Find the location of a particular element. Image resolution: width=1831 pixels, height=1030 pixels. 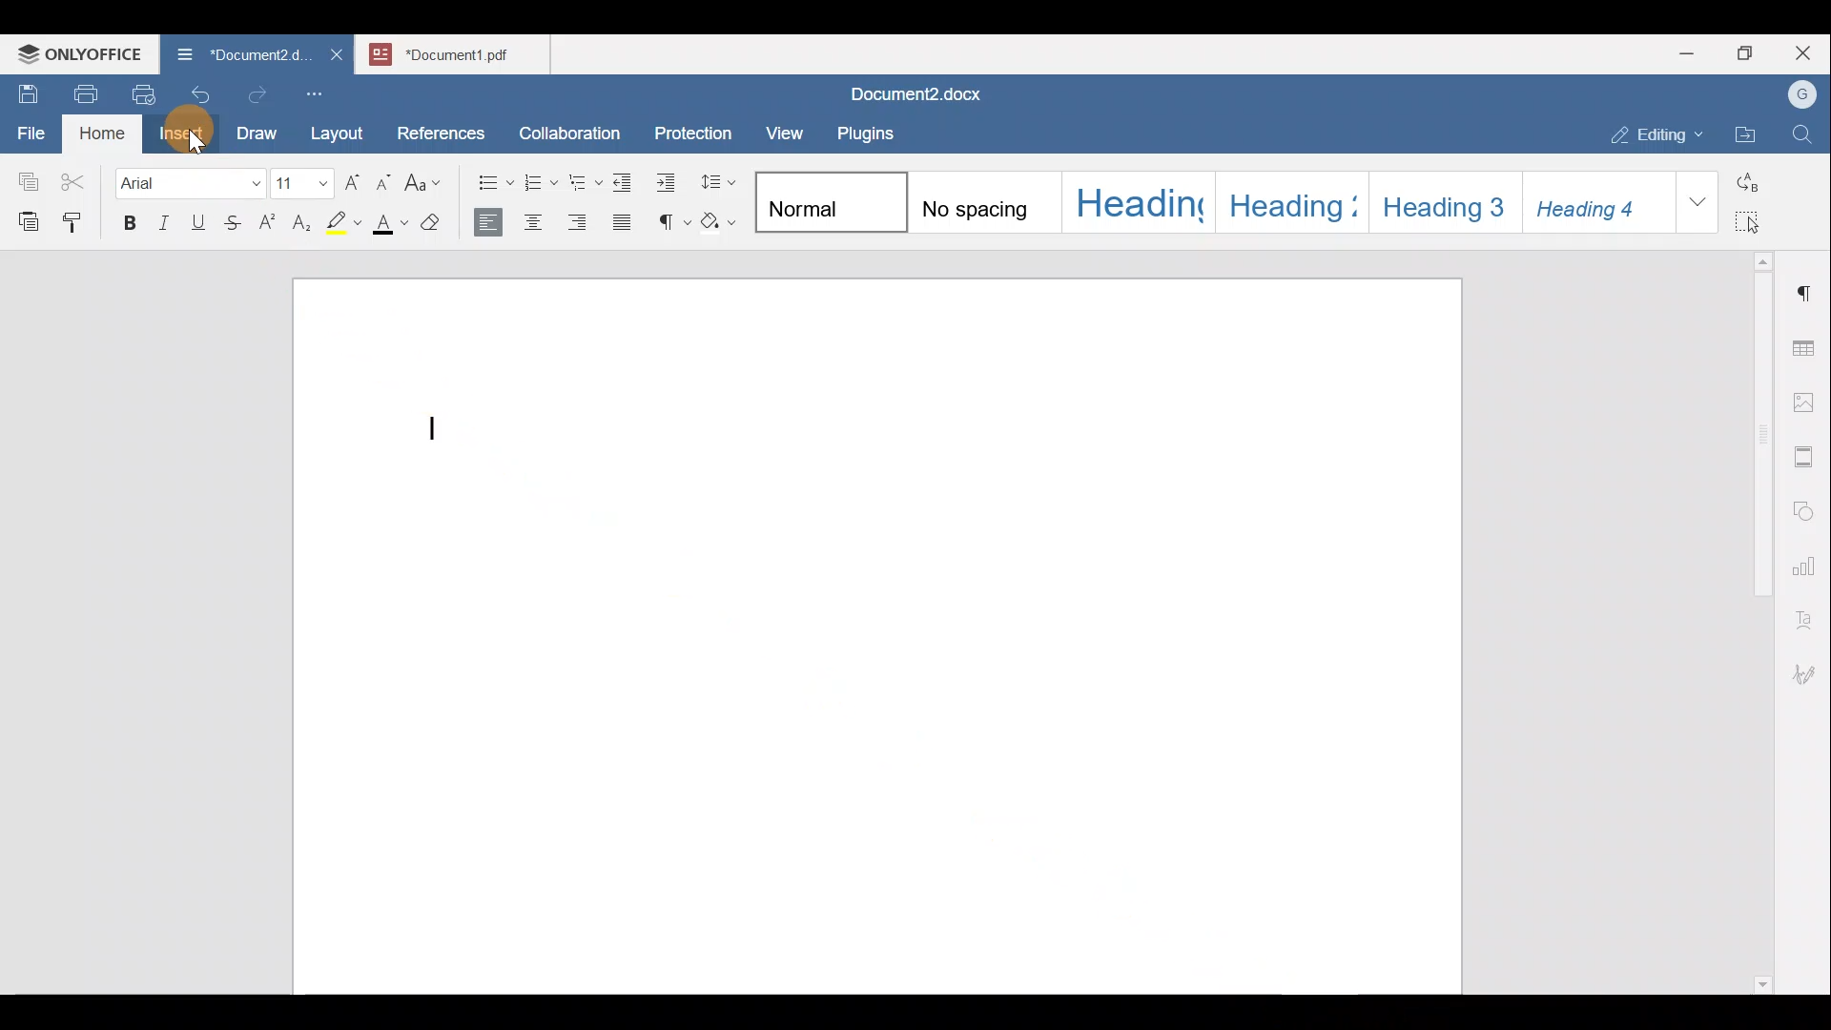

Align right is located at coordinates (577, 218).